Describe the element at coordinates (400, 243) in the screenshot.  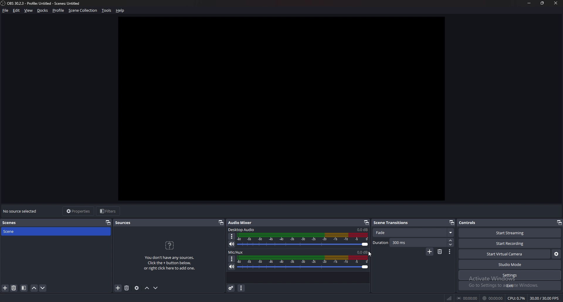
I see `duration` at that location.